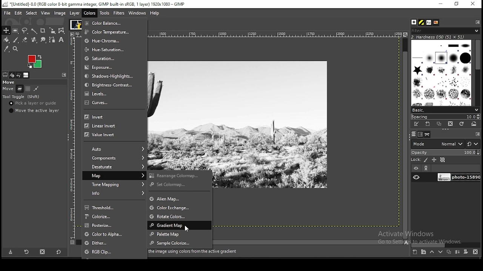  What do you see at coordinates (428, 134) in the screenshot?
I see `paths` at bounding box center [428, 134].